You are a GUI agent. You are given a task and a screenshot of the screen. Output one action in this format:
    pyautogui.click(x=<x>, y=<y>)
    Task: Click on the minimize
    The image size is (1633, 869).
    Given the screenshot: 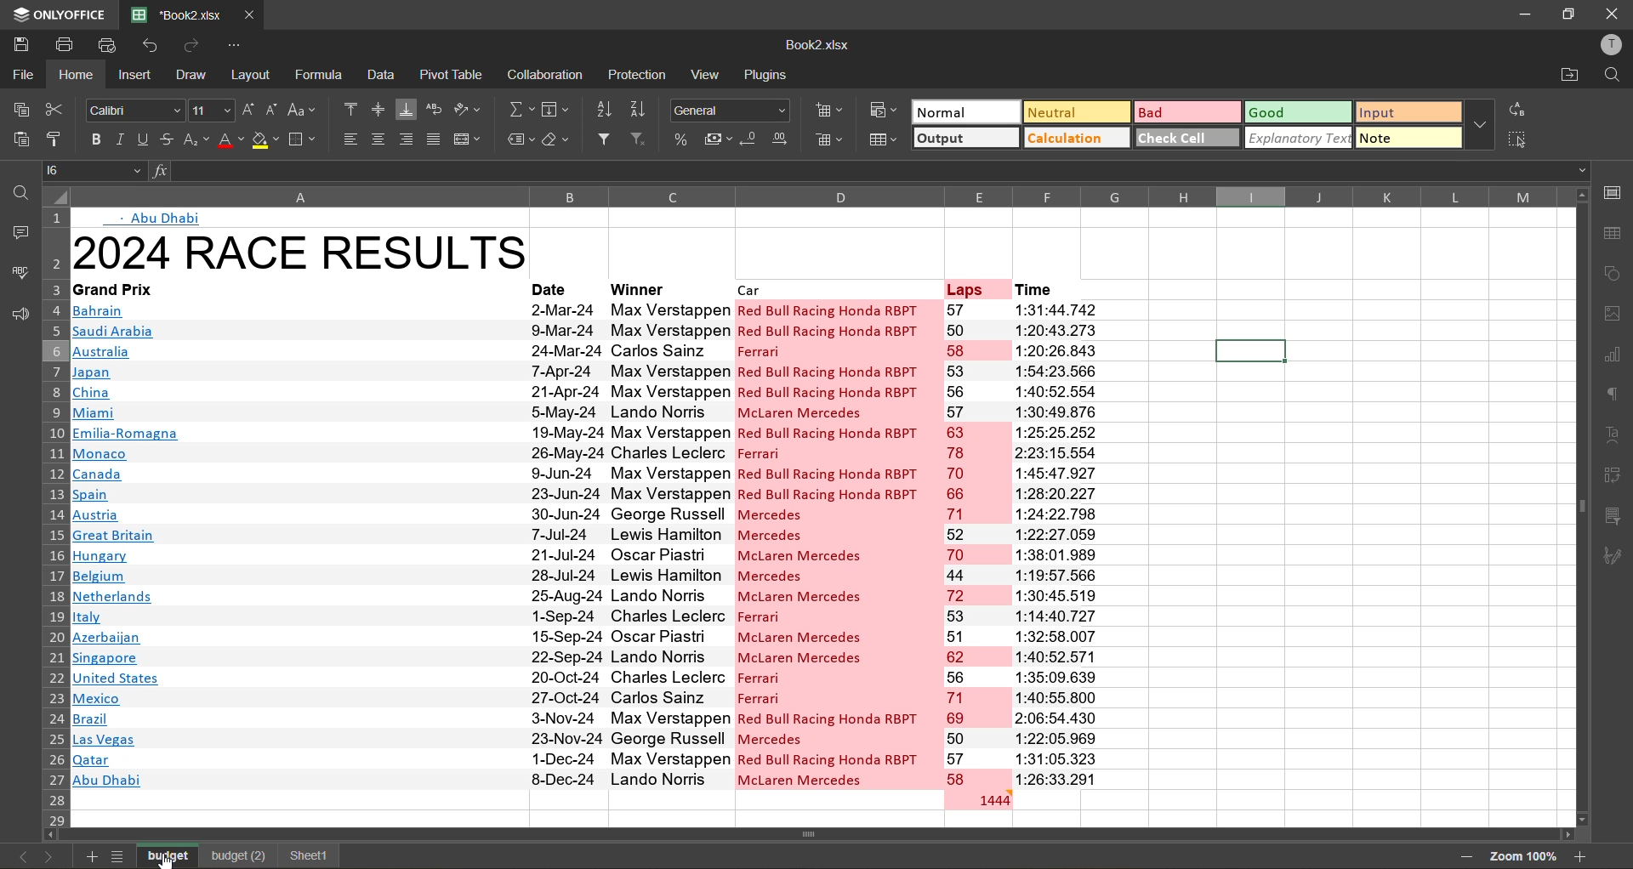 What is the action you would take?
    pyautogui.click(x=1521, y=13)
    